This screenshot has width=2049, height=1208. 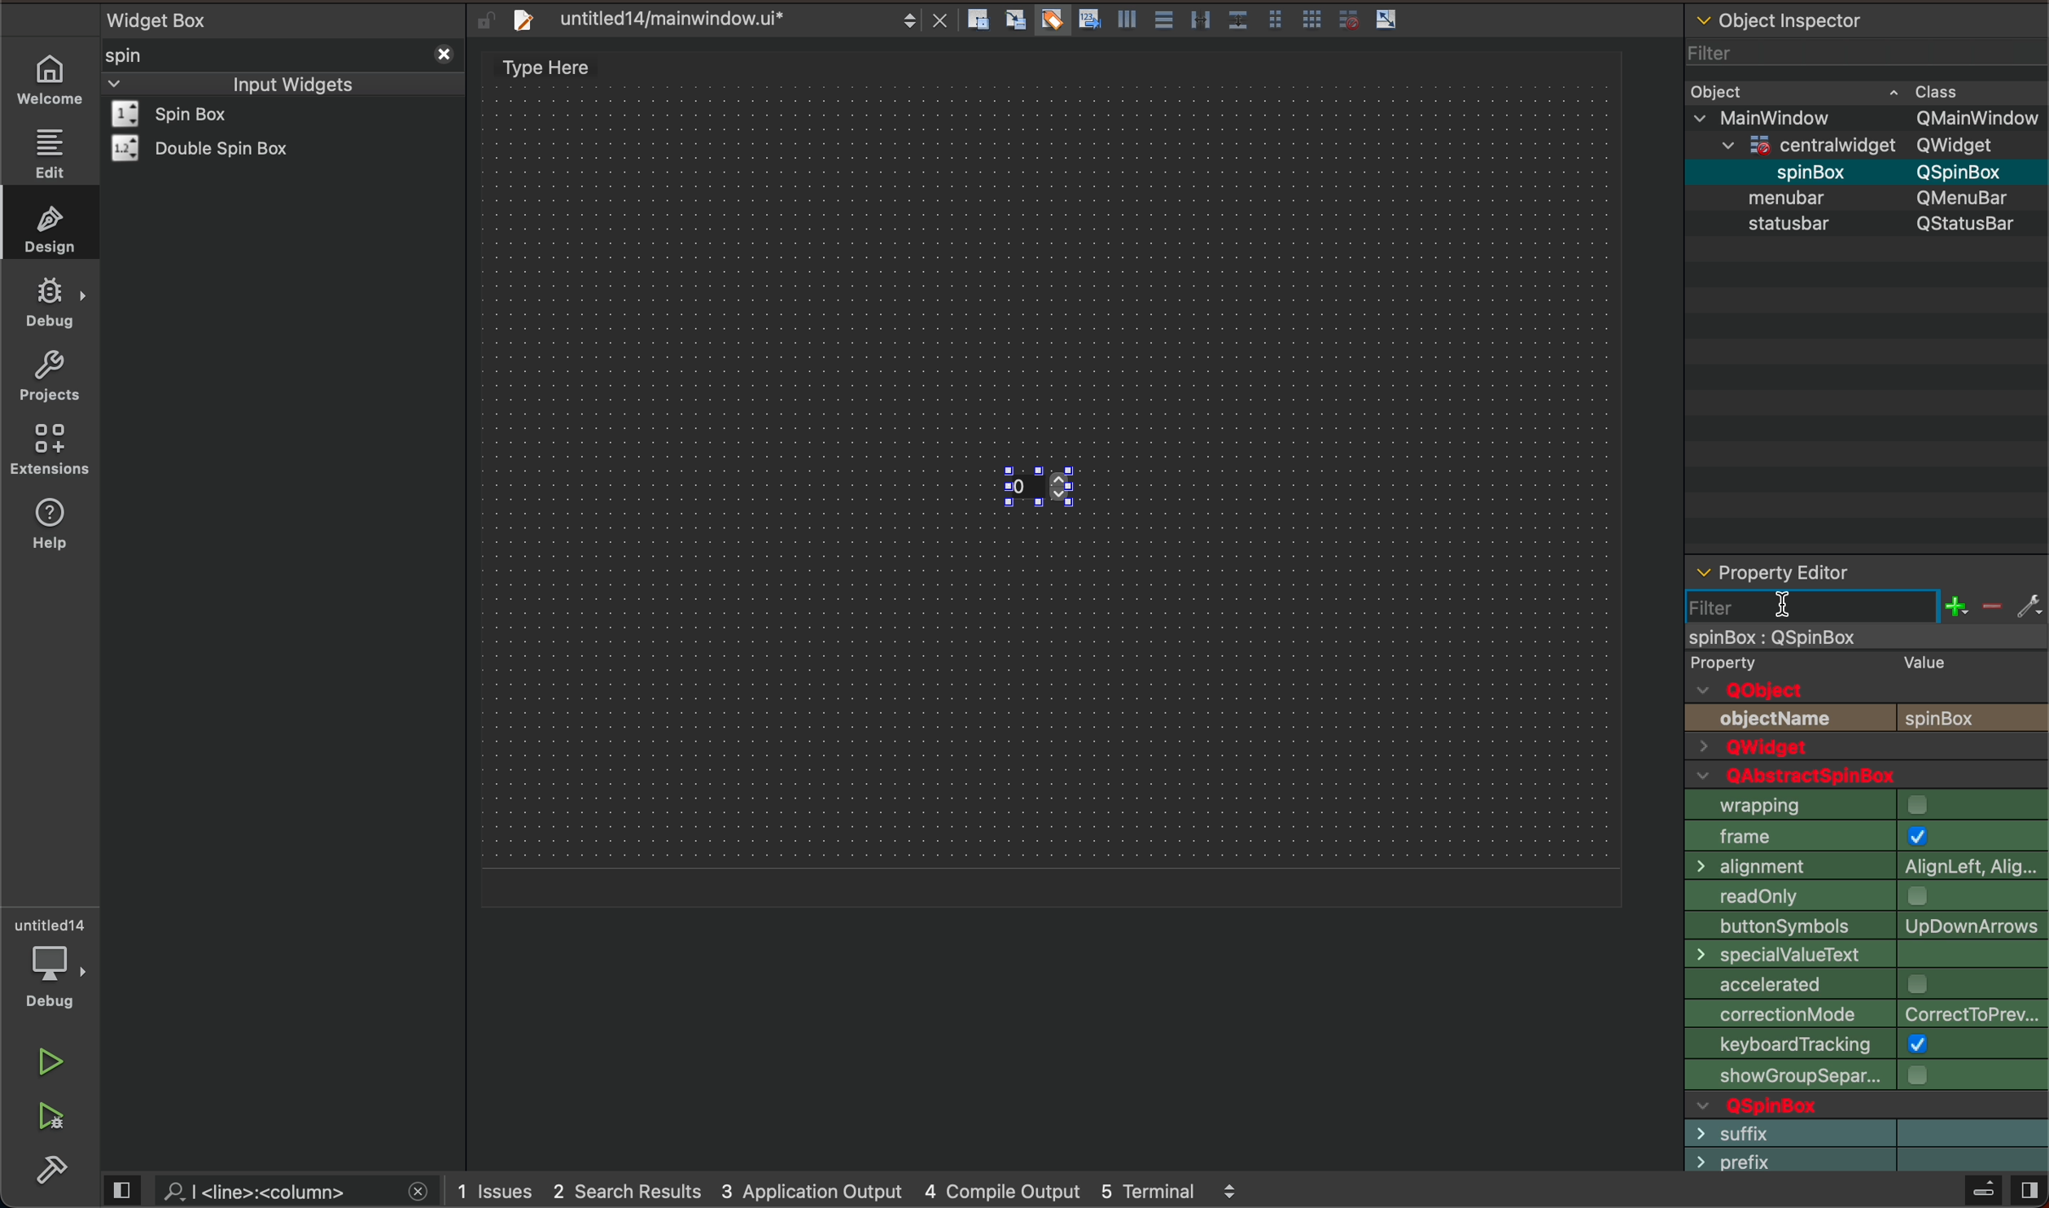 I want to click on document mode, so click(x=1867, y=891).